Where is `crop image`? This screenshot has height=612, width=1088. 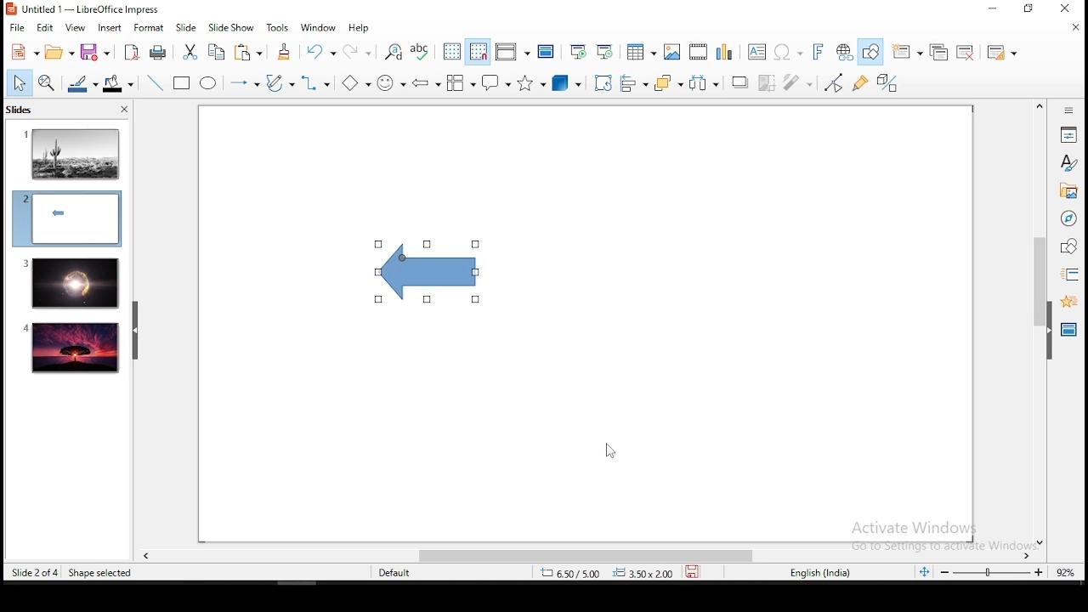
crop image is located at coordinates (767, 82).